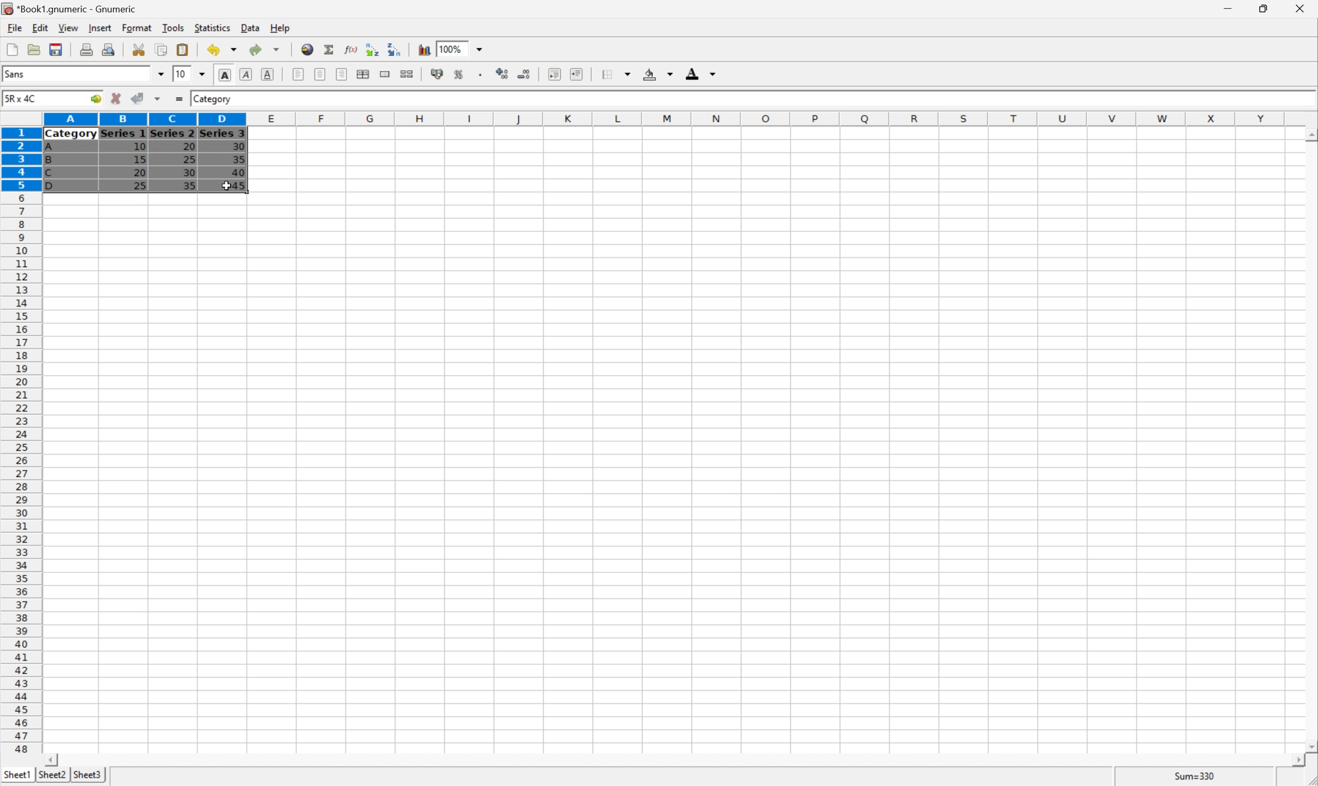  I want to click on Help, so click(281, 29).